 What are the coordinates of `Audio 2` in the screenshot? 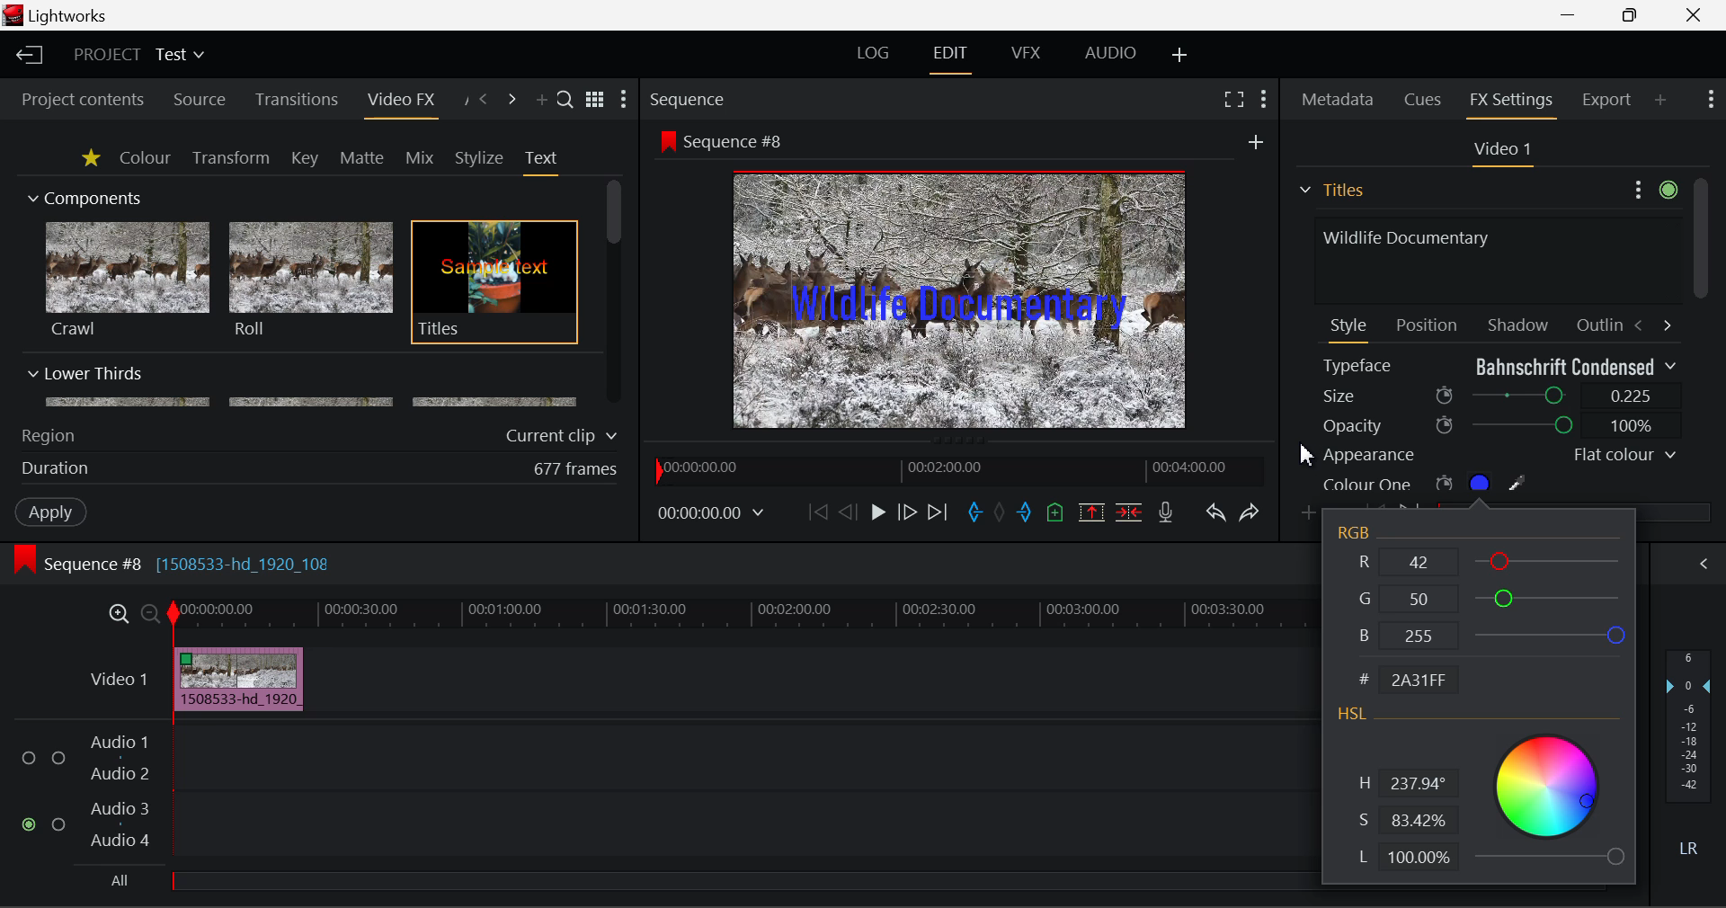 It's located at (120, 774).